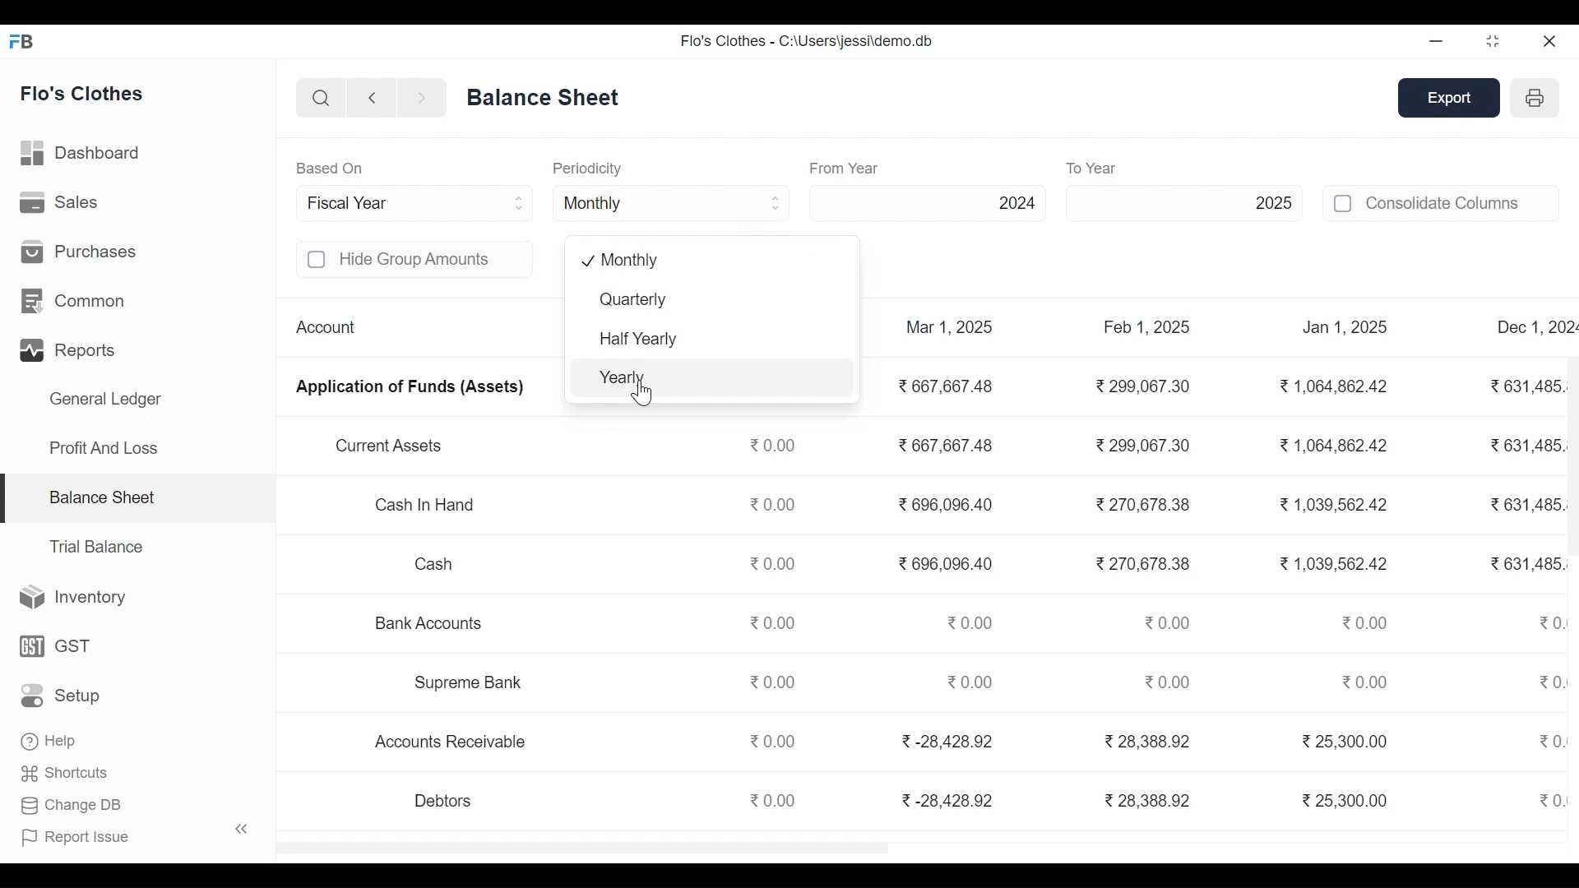 Image resolution: width=1579 pixels, height=888 pixels. What do you see at coordinates (1147, 328) in the screenshot?
I see `Feb 1, 2025` at bounding box center [1147, 328].